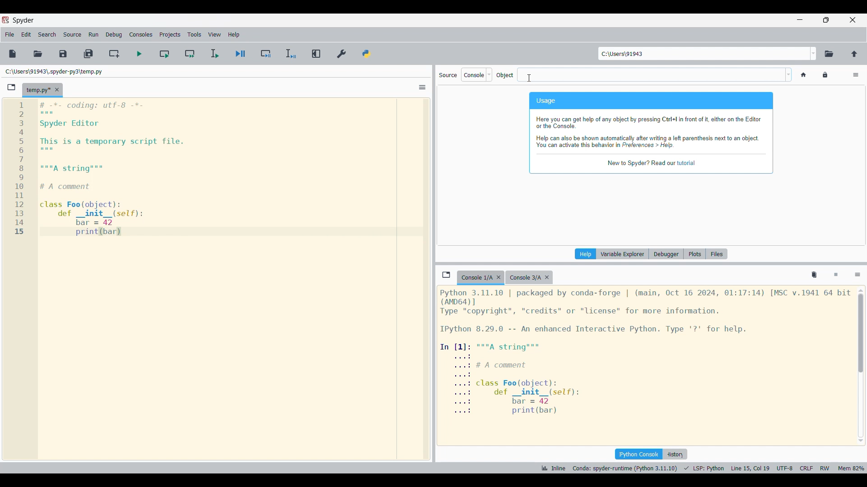  I want to click on Tools menu, so click(194, 35).